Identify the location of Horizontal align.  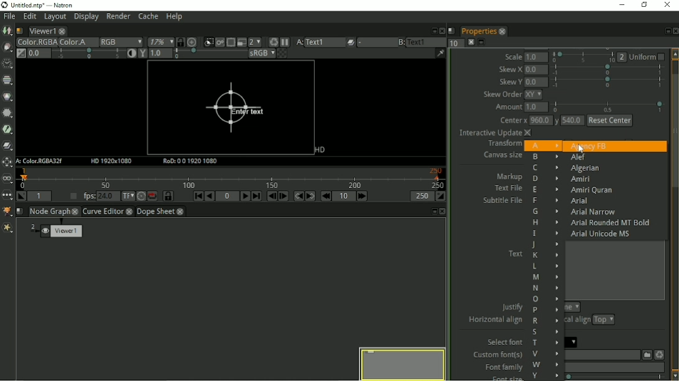
(494, 321).